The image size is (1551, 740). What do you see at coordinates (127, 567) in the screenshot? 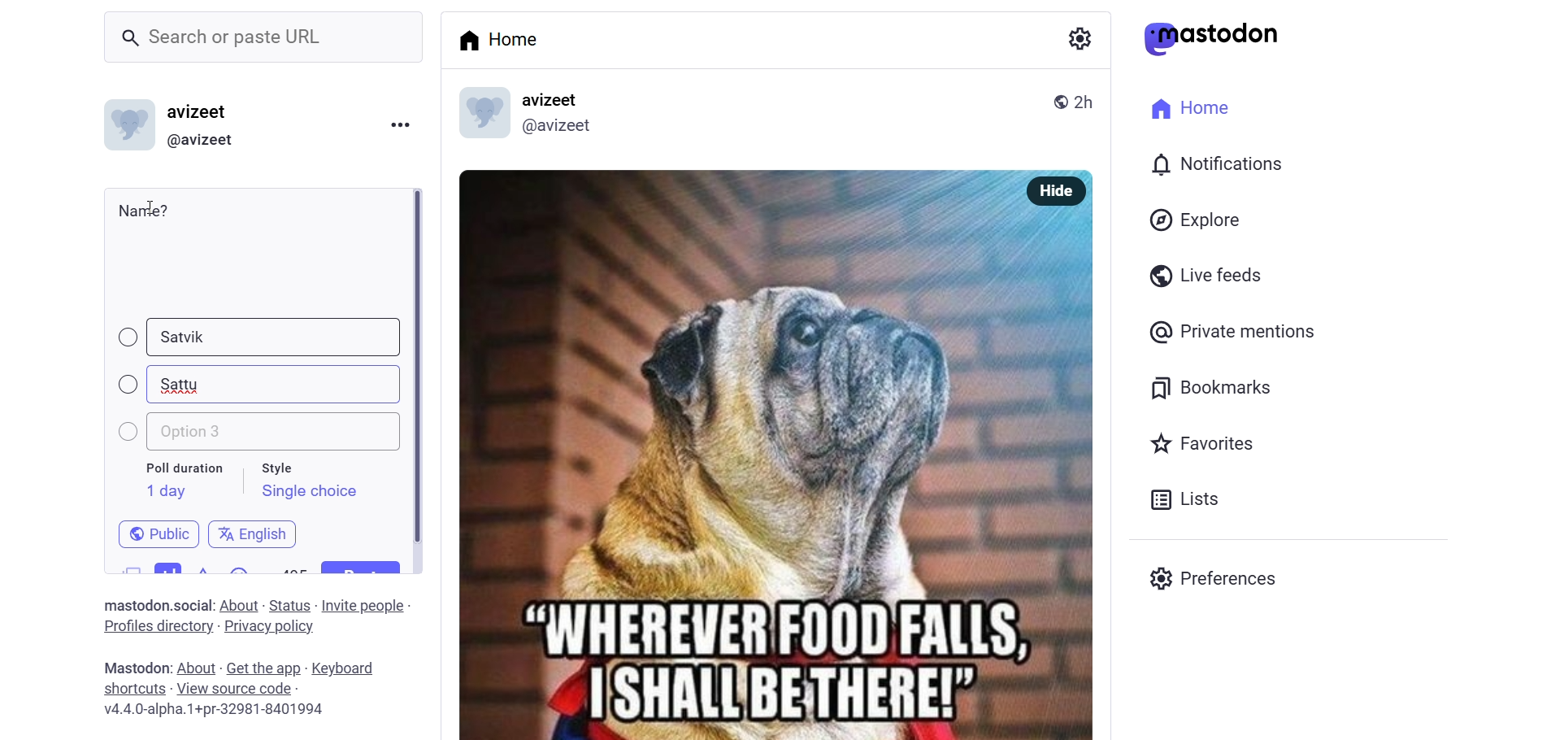
I see `image/video` at bounding box center [127, 567].